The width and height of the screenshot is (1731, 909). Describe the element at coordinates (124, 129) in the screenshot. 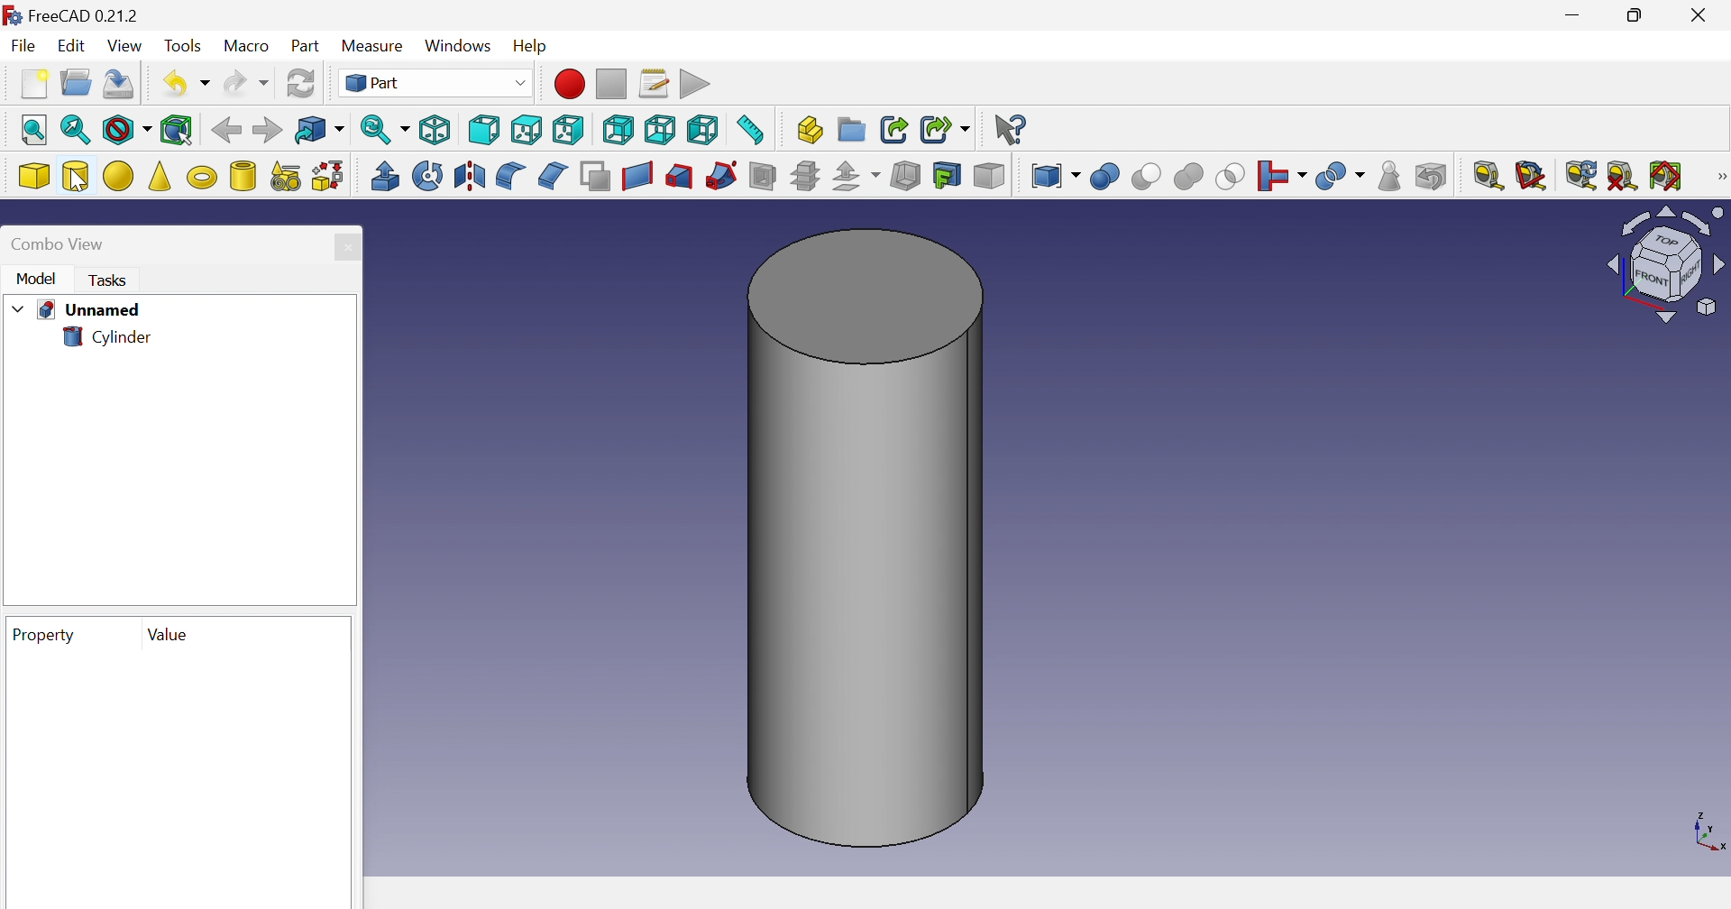

I see `Draw style` at that location.